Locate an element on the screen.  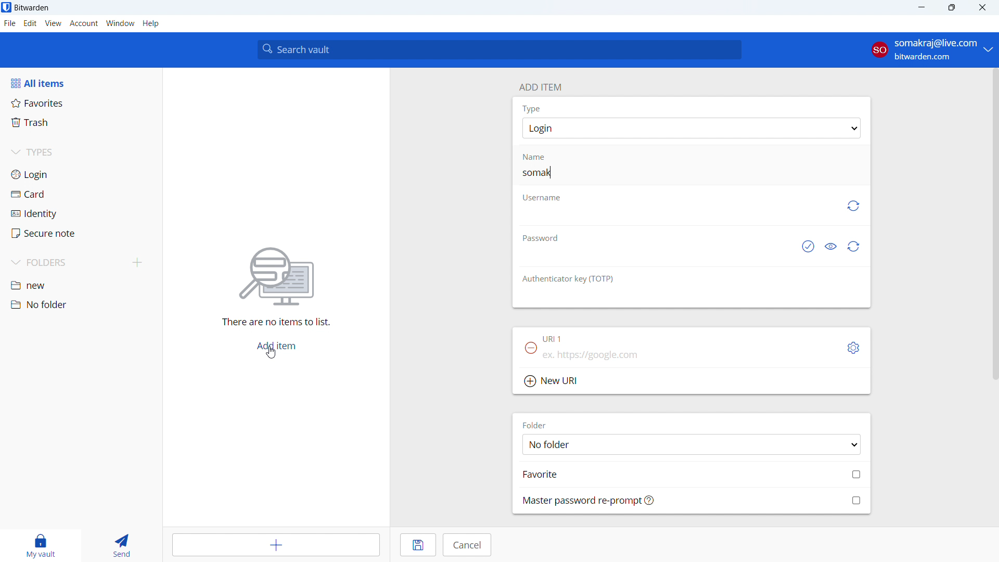
view is located at coordinates (53, 23).